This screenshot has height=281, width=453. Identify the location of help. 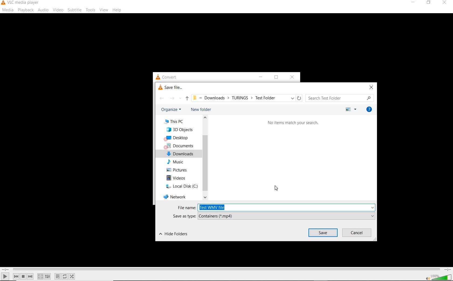
(117, 10).